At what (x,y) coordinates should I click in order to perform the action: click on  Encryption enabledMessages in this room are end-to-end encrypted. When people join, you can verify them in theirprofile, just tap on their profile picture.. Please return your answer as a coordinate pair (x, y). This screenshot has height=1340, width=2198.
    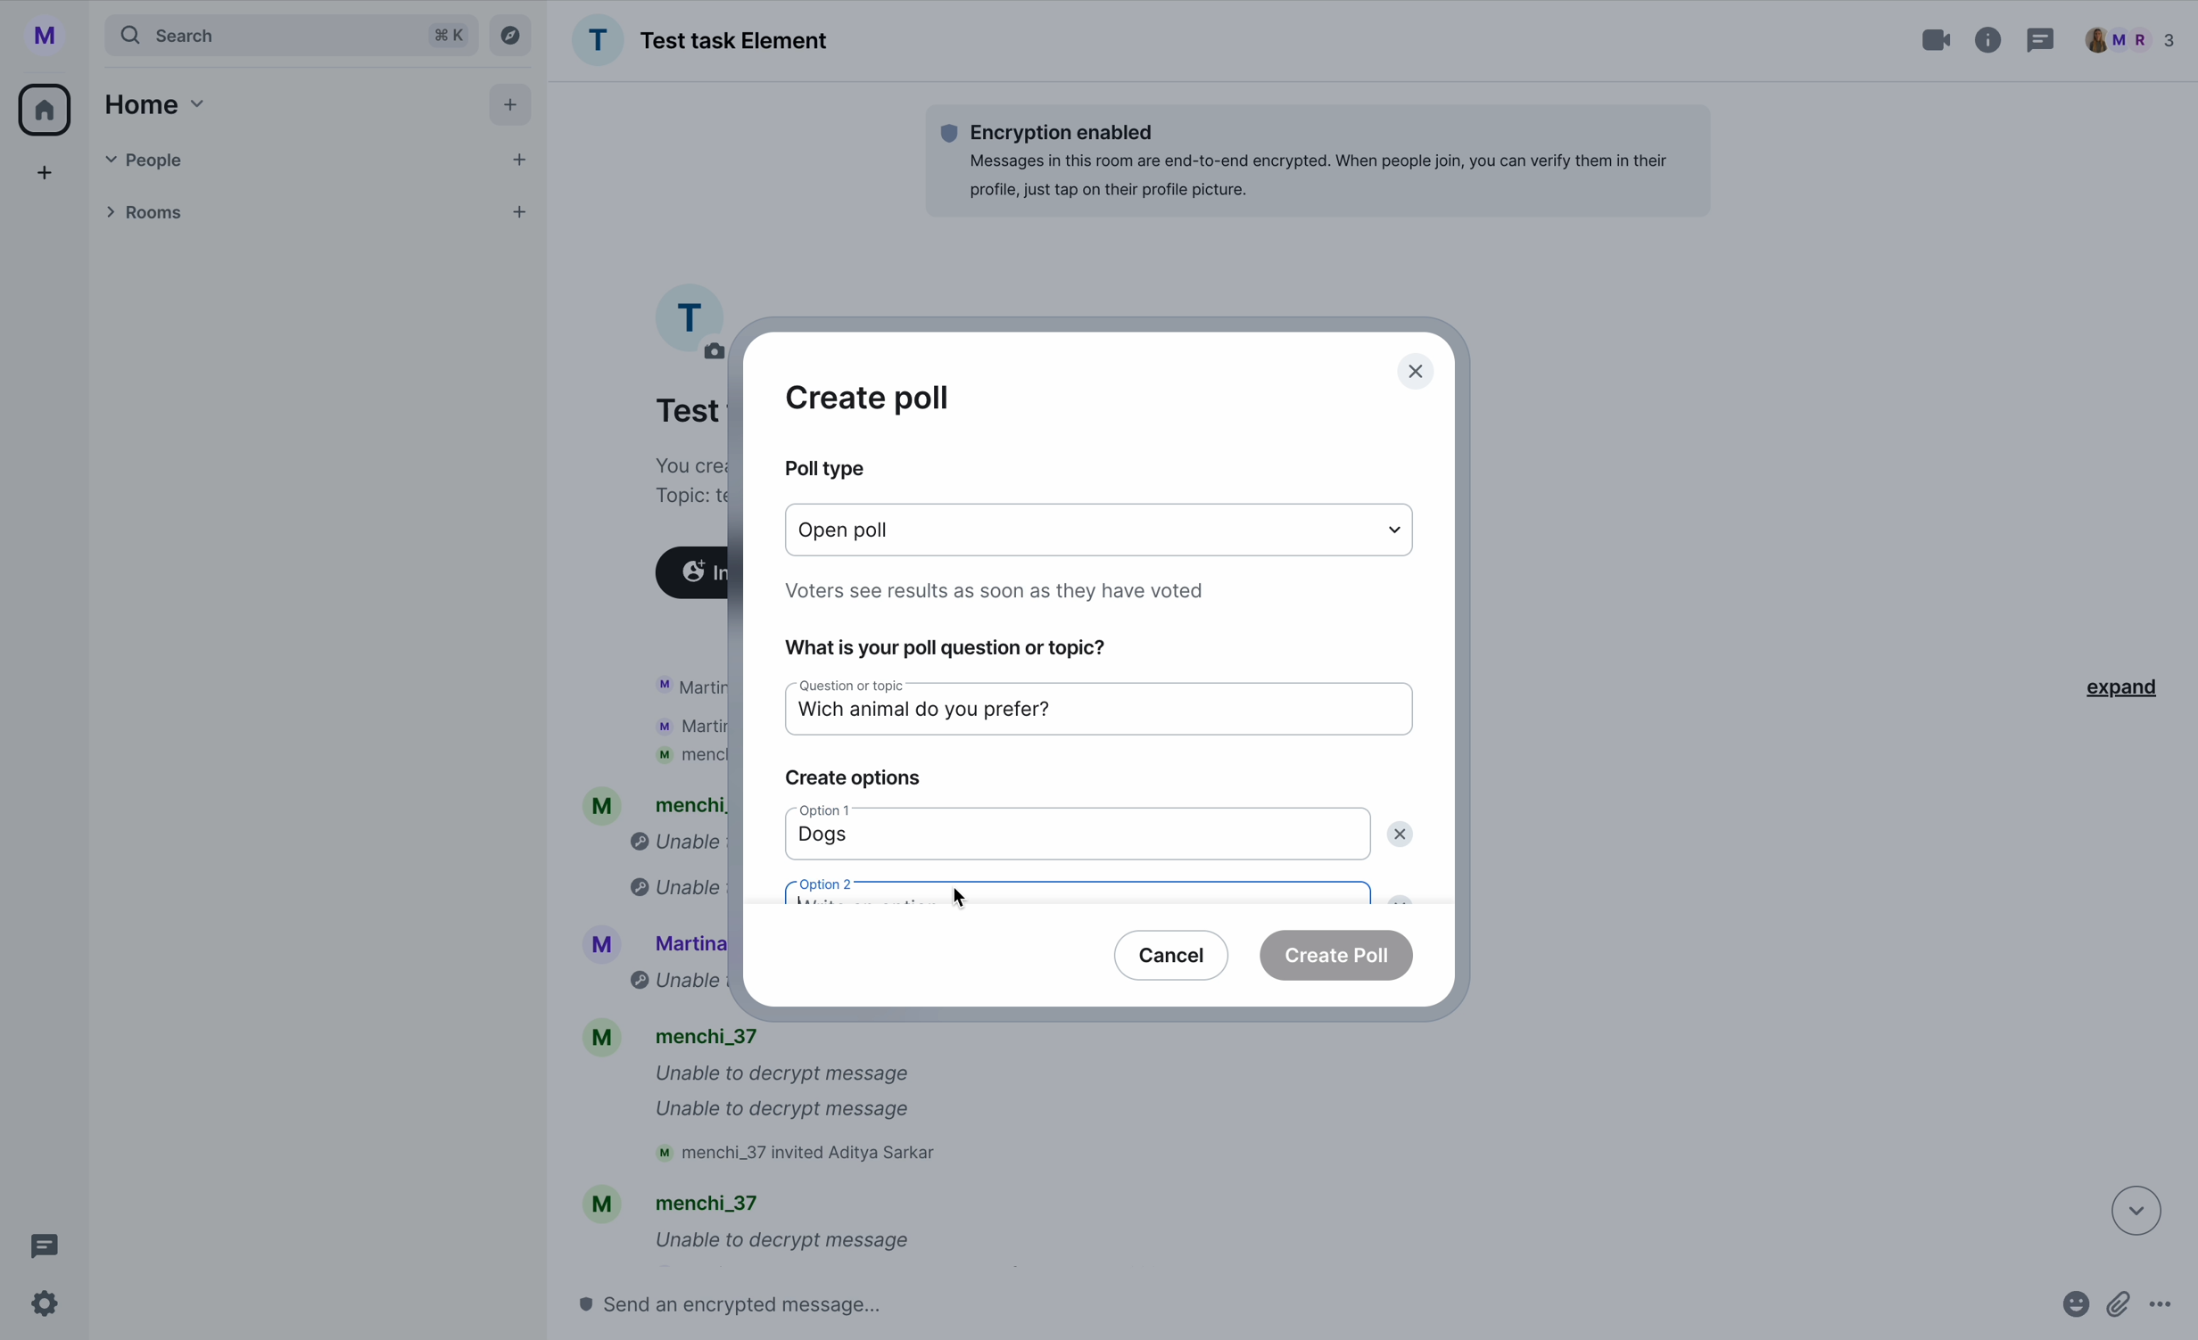
    Looking at the image, I should click on (1316, 160).